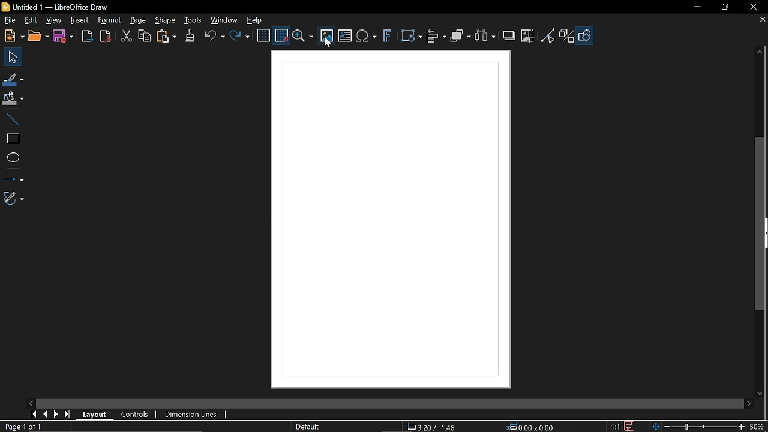  Describe the element at coordinates (616, 427) in the screenshot. I see `Scaling factor of the document` at that location.